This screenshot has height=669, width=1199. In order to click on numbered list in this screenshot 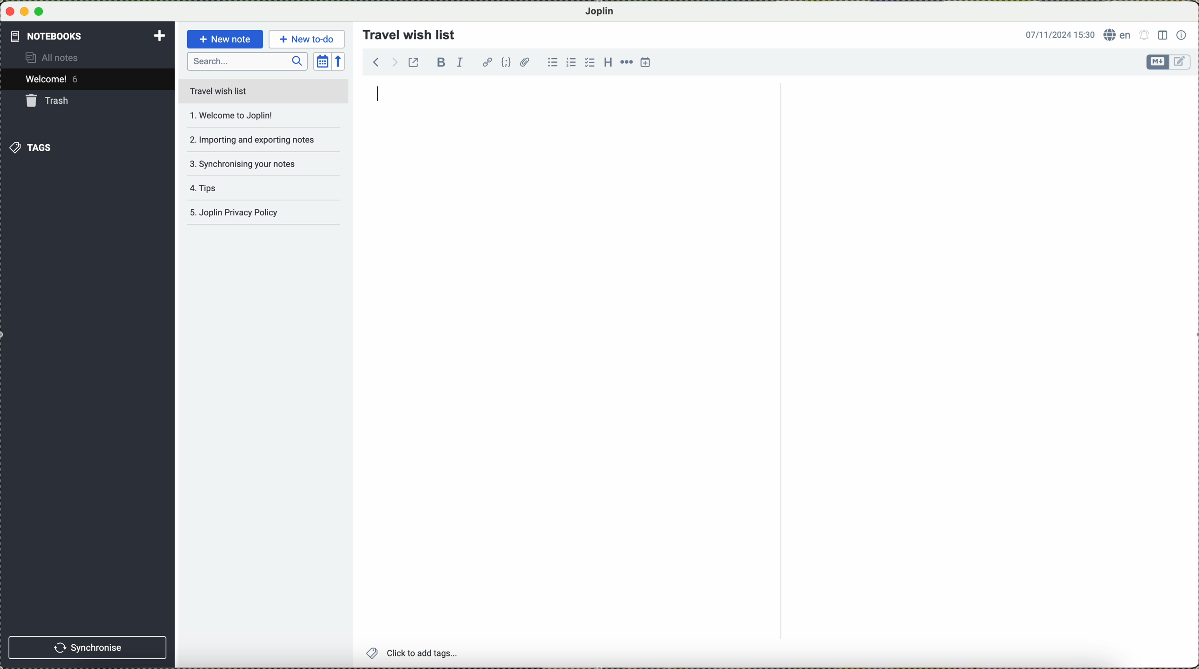, I will do `click(571, 62)`.